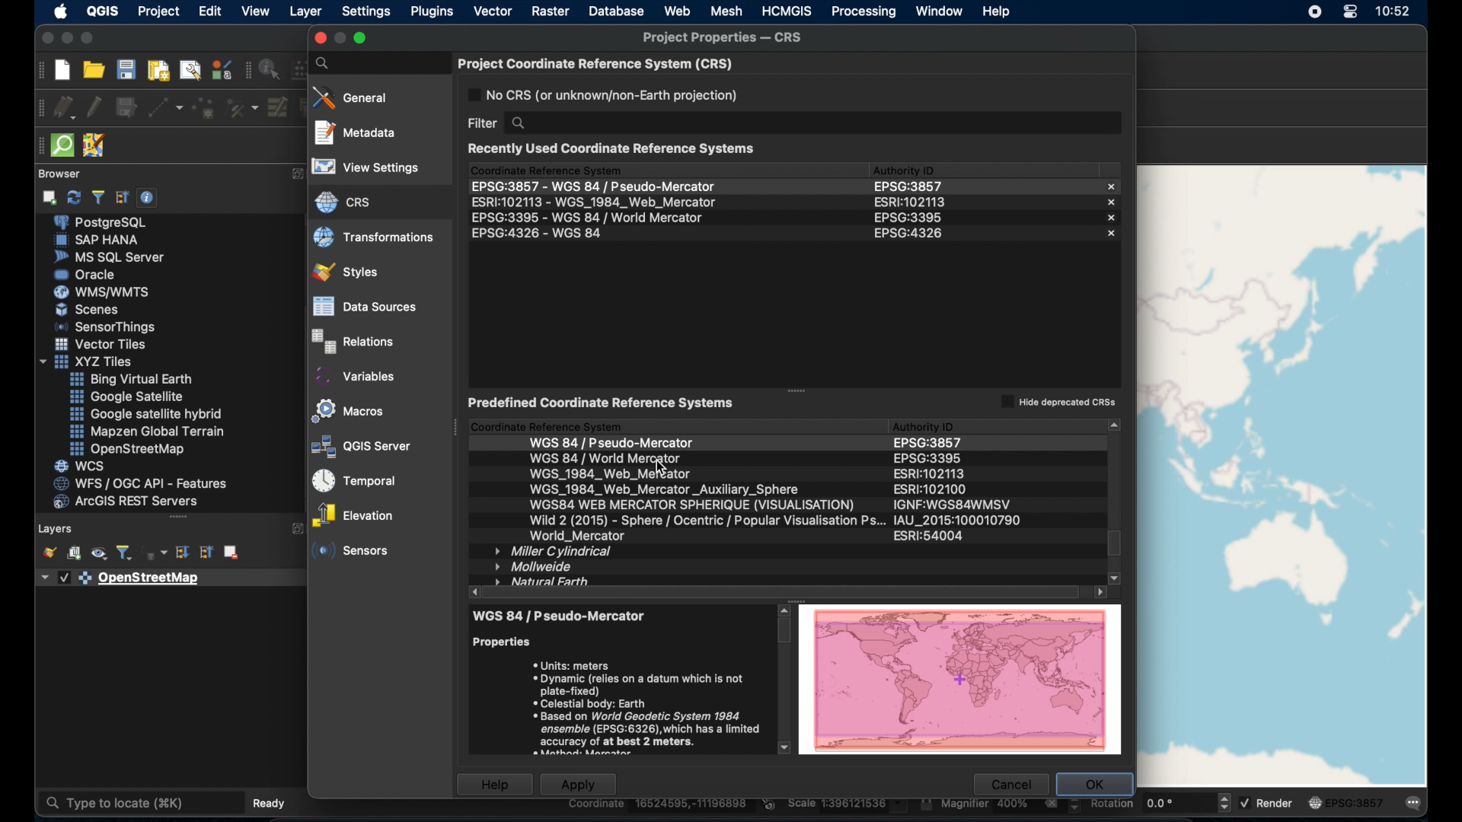 Image resolution: width=1462 pixels, height=822 pixels. Describe the element at coordinates (373, 239) in the screenshot. I see `transformations` at that location.